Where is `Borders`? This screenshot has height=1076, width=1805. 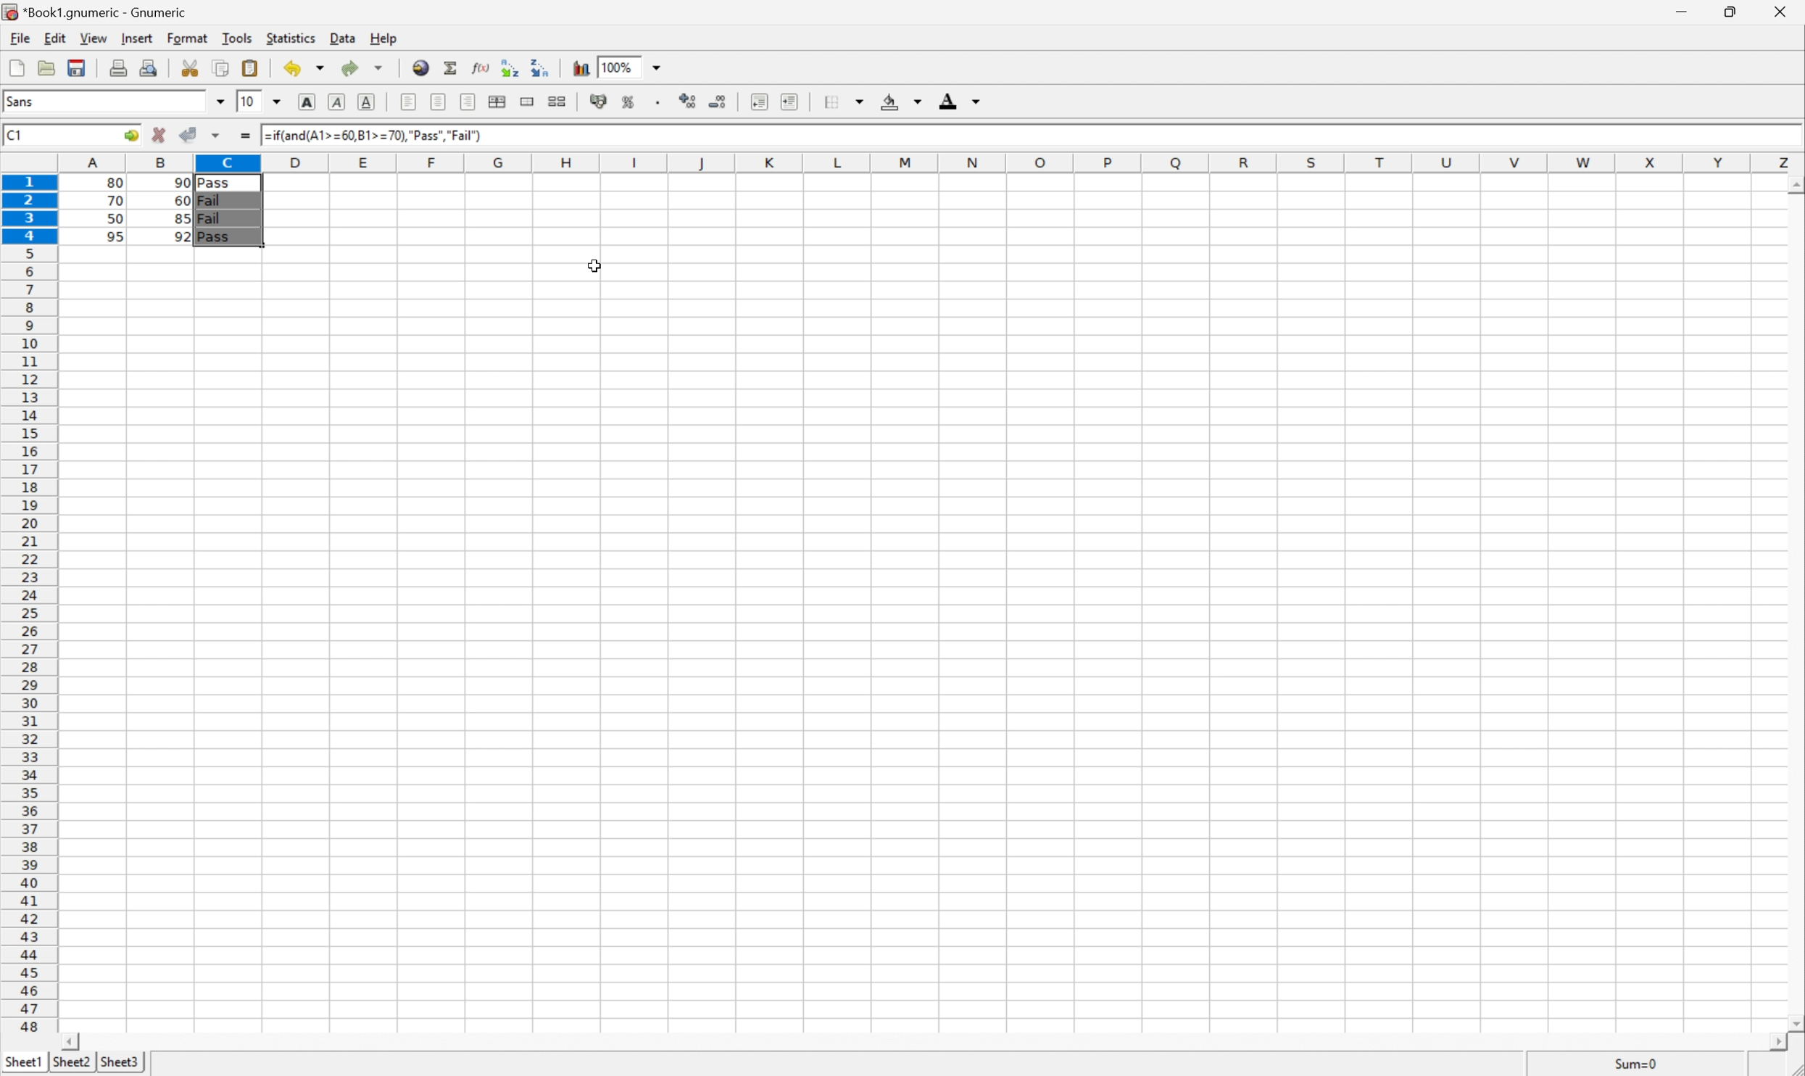 Borders is located at coordinates (843, 98).